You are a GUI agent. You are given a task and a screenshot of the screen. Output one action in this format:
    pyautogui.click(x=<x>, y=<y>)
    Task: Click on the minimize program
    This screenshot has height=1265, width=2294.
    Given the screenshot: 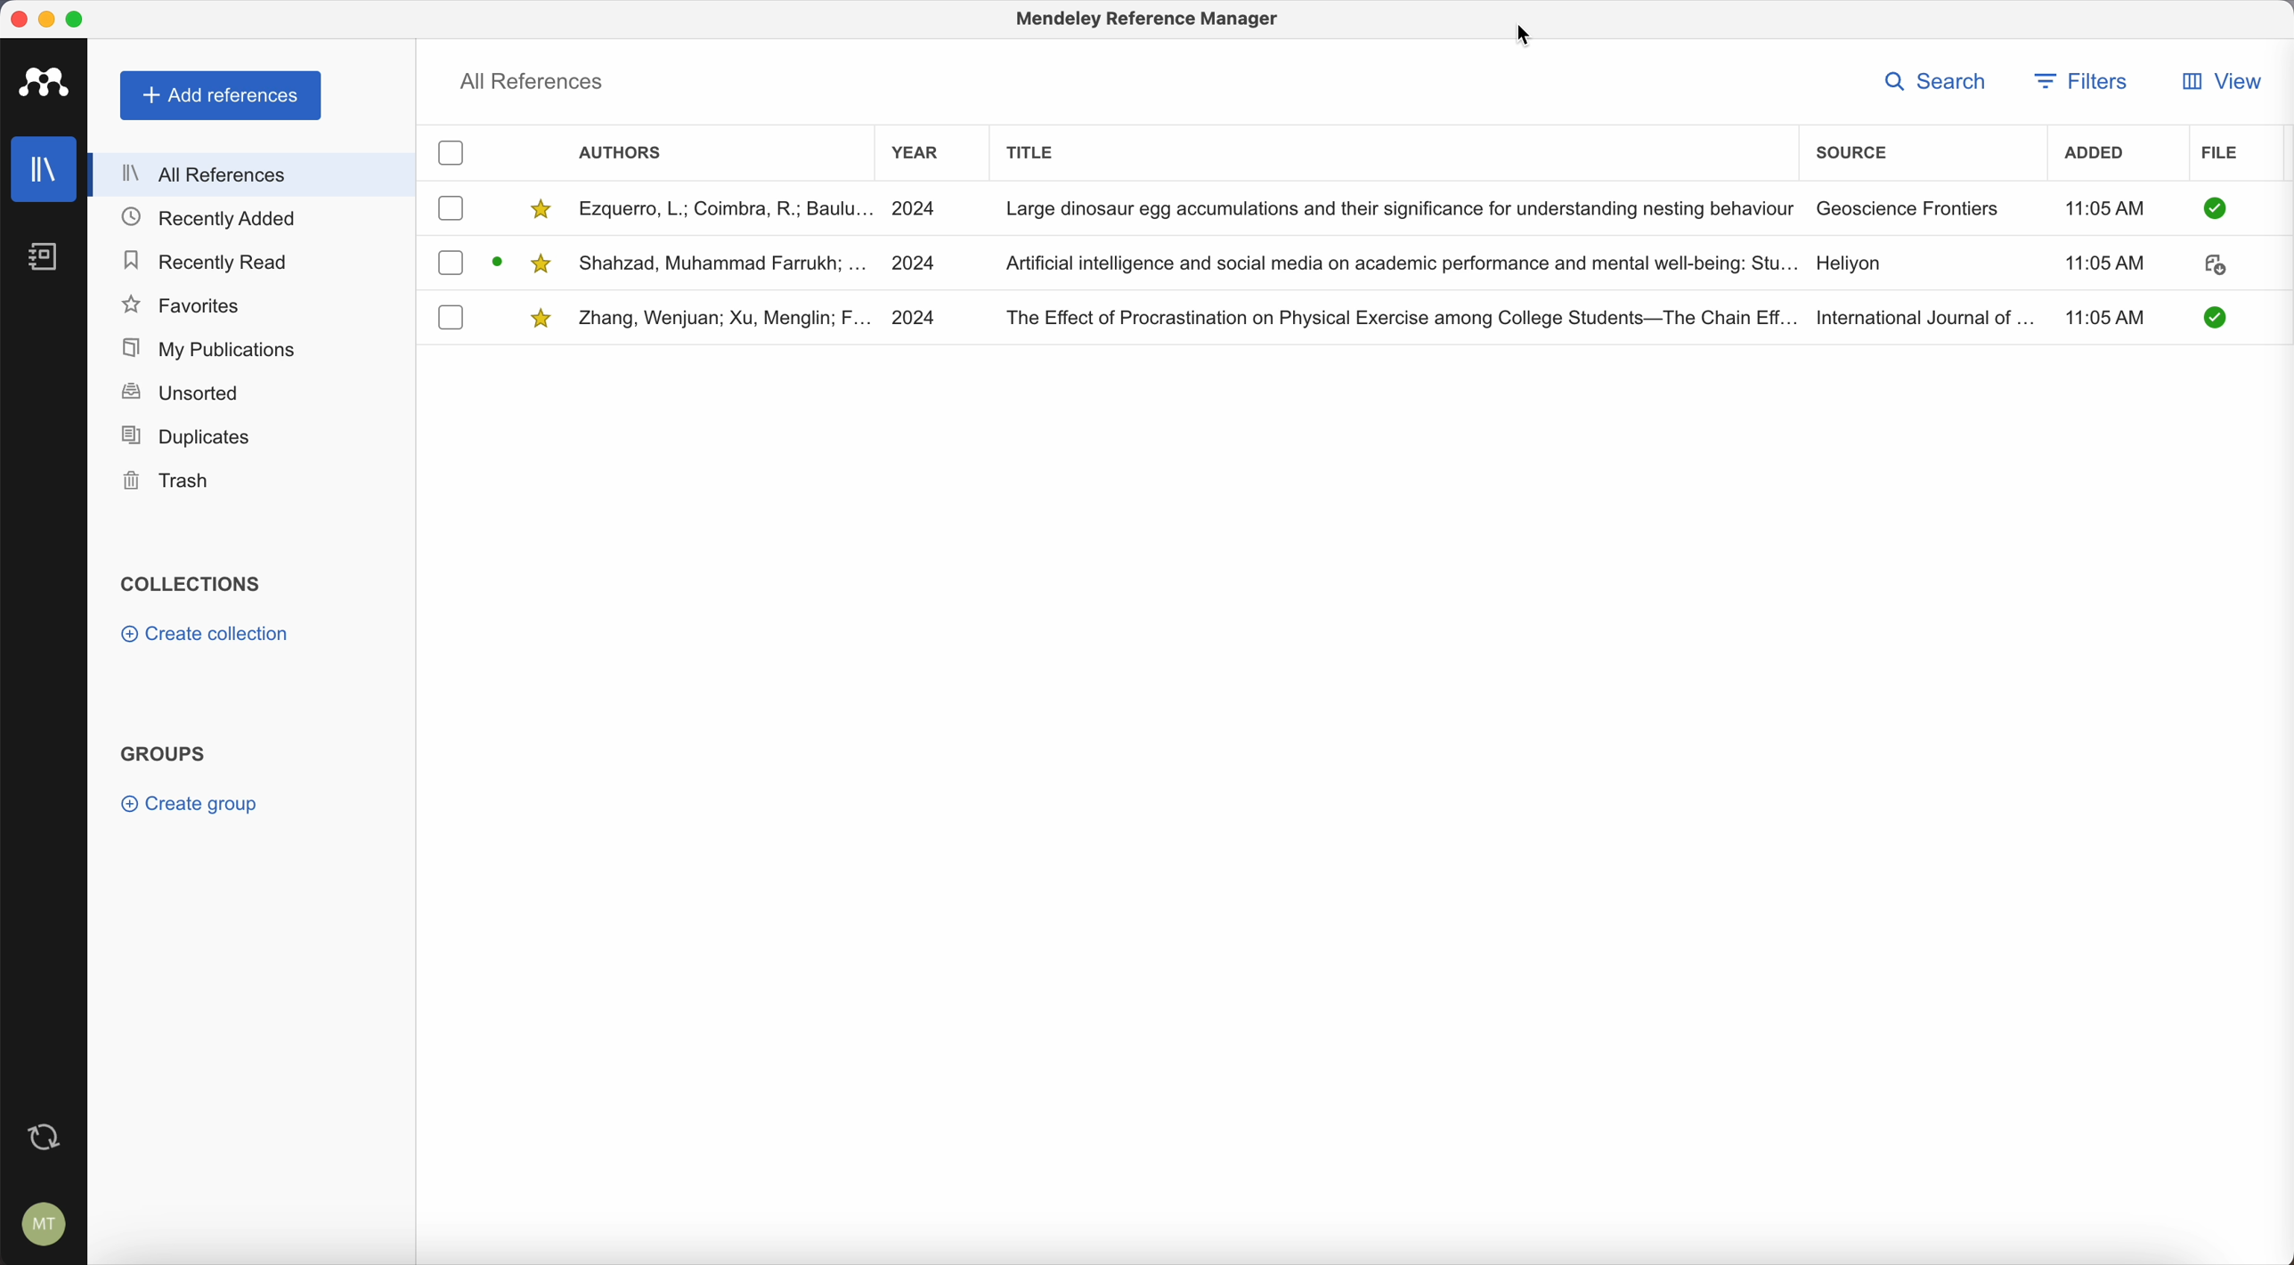 What is the action you would take?
    pyautogui.click(x=47, y=18)
    